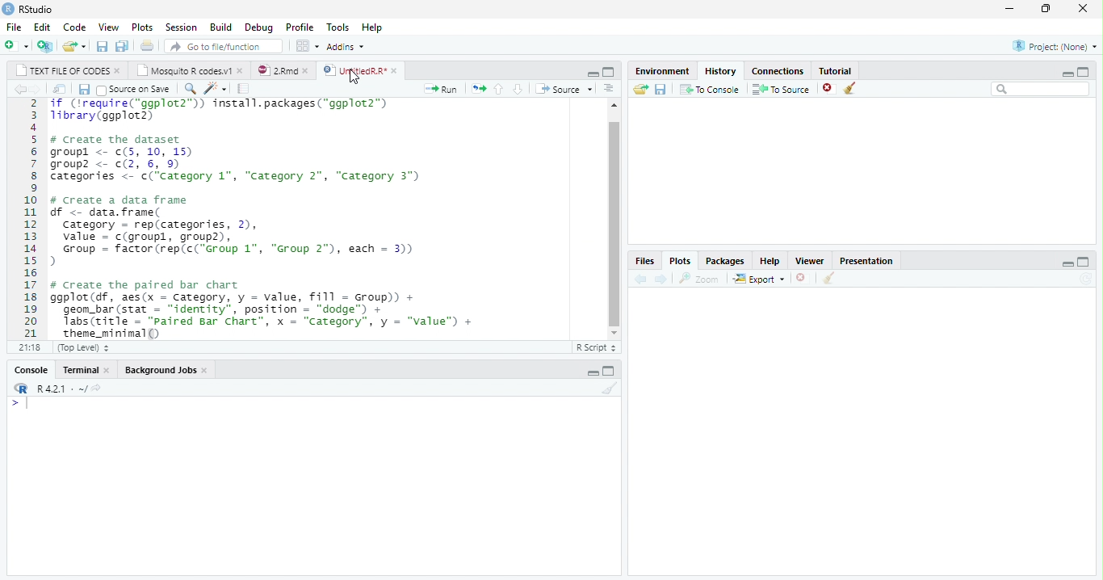 This screenshot has width=1103, height=580. What do you see at coordinates (31, 218) in the screenshot?
I see `2 3 4 5 6 7 8 9 10 11 12 13 14 15 16 17 18 19 20 21` at bounding box center [31, 218].